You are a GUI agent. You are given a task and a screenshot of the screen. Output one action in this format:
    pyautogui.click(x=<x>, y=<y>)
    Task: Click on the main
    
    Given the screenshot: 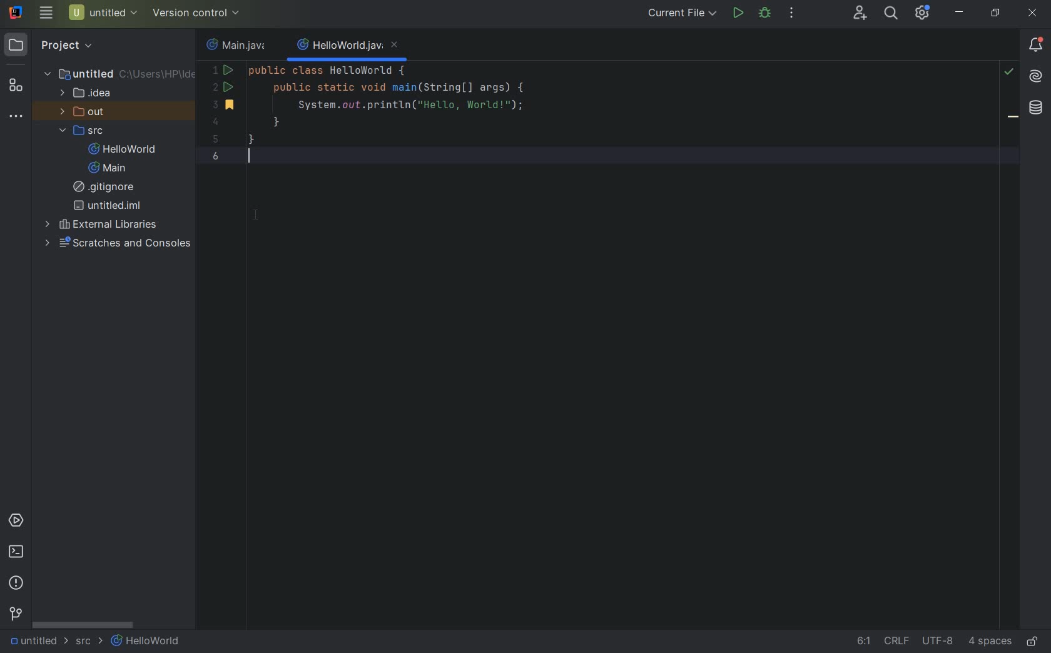 What is the action you would take?
    pyautogui.click(x=104, y=169)
    